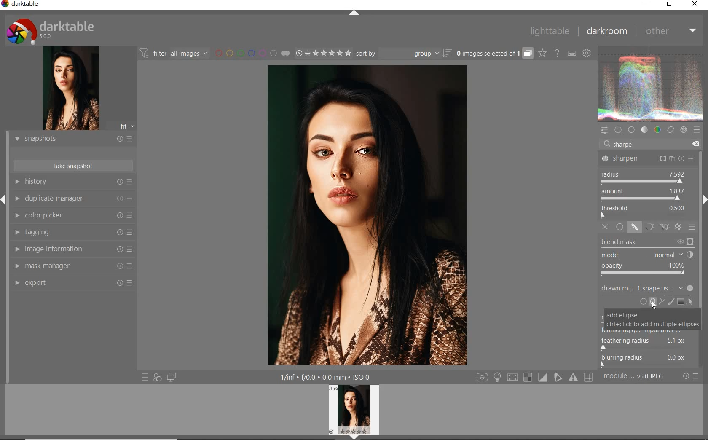  Describe the element at coordinates (646, 241) in the screenshot. I see `BLEND MASK` at that location.